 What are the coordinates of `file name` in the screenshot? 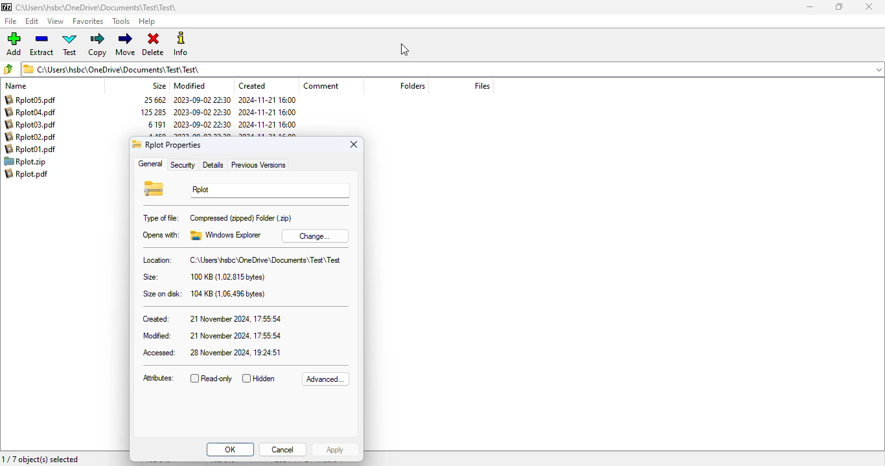 It's located at (27, 175).